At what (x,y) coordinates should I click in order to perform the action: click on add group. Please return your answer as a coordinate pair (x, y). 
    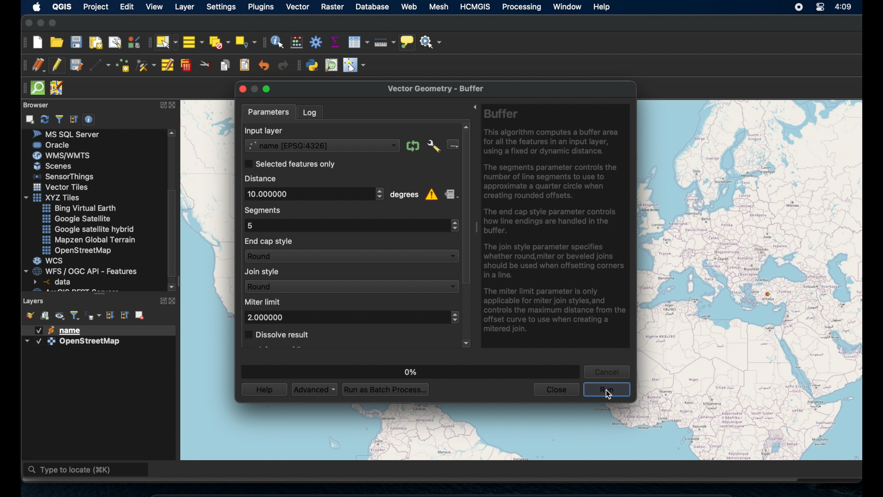
    Looking at the image, I should click on (45, 316).